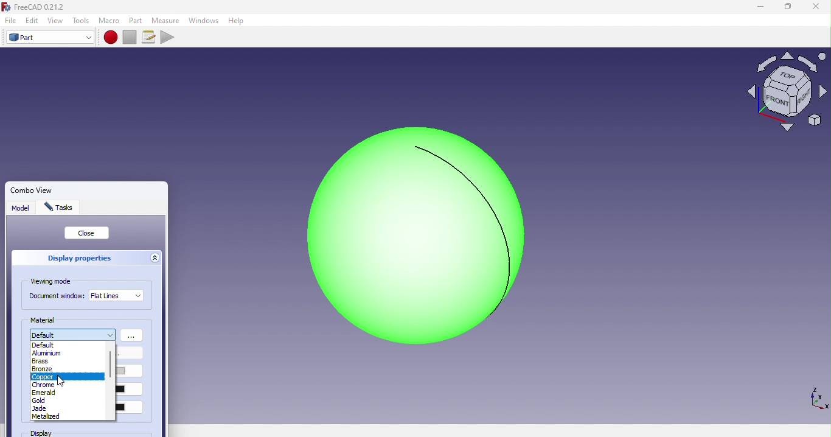 This screenshot has height=437, width=831. Describe the element at coordinates (58, 433) in the screenshot. I see `Display` at that location.